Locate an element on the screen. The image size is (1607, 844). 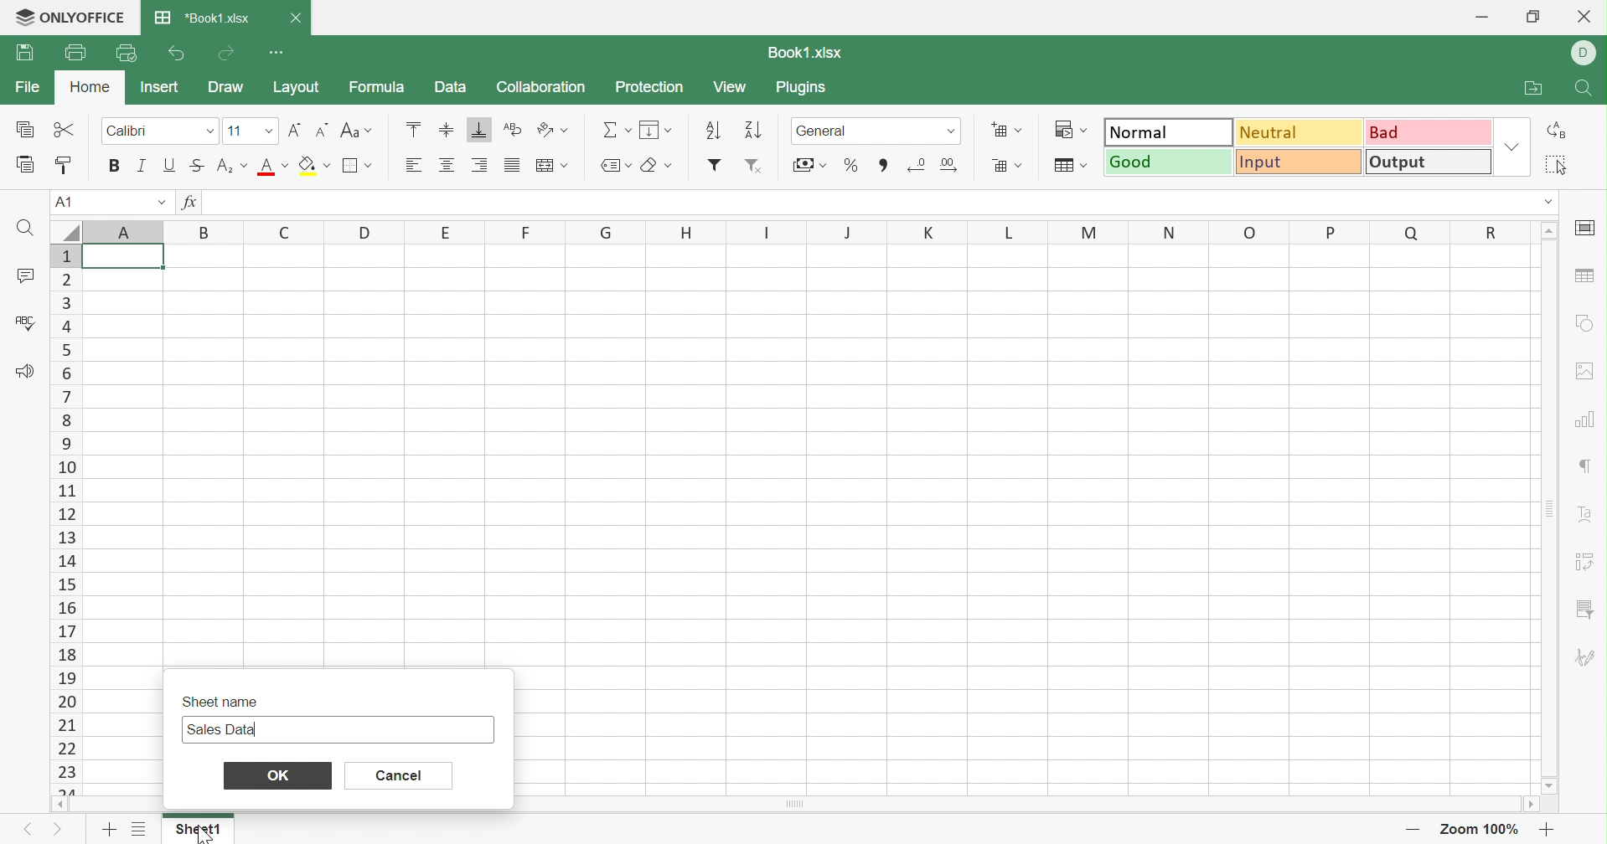
Good is located at coordinates (1170, 162).